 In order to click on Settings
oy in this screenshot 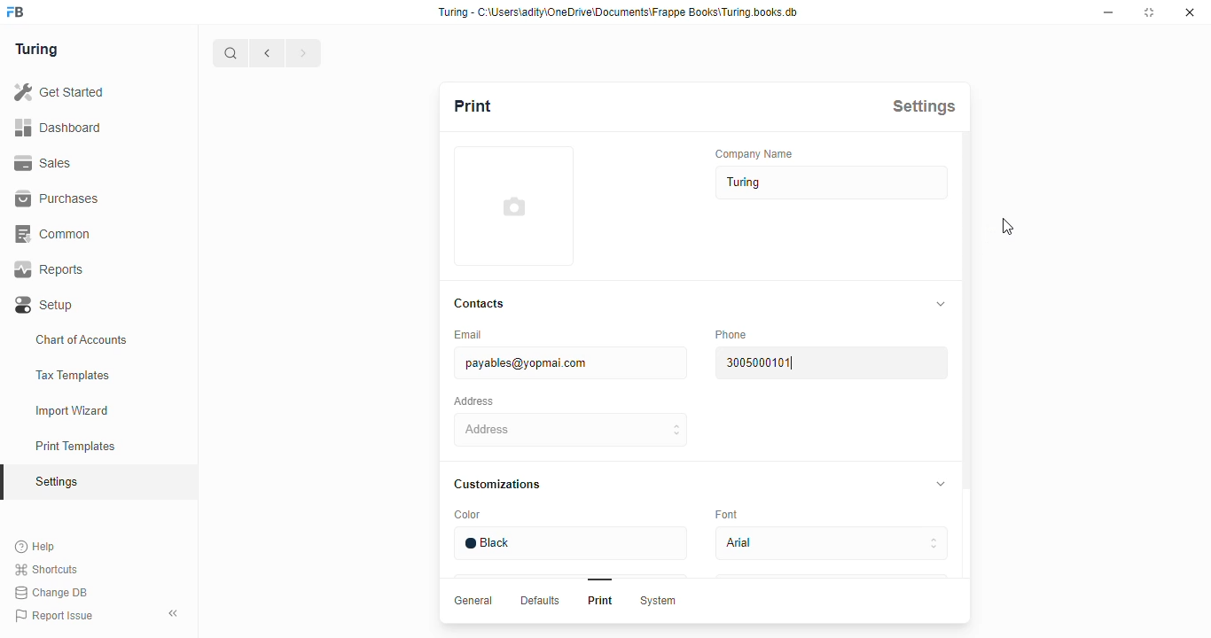, I will do `click(87, 484)`.